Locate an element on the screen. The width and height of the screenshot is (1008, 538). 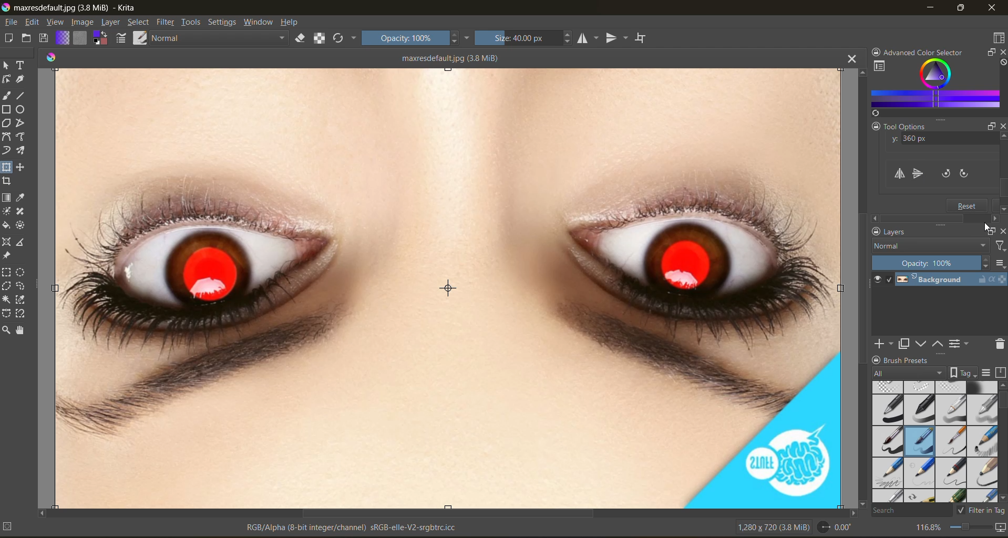
maxresdefault (34 MiB) is located at coordinates (451, 57).